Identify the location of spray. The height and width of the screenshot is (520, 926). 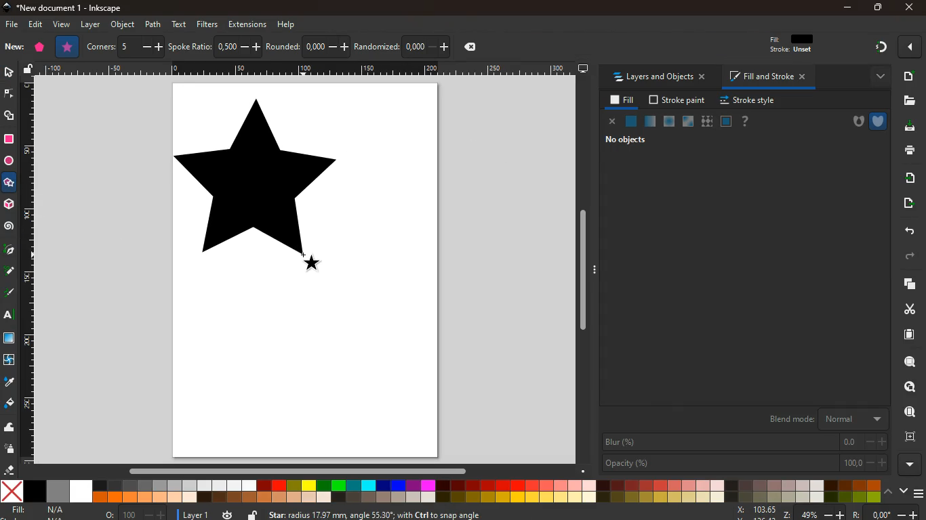
(9, 448).